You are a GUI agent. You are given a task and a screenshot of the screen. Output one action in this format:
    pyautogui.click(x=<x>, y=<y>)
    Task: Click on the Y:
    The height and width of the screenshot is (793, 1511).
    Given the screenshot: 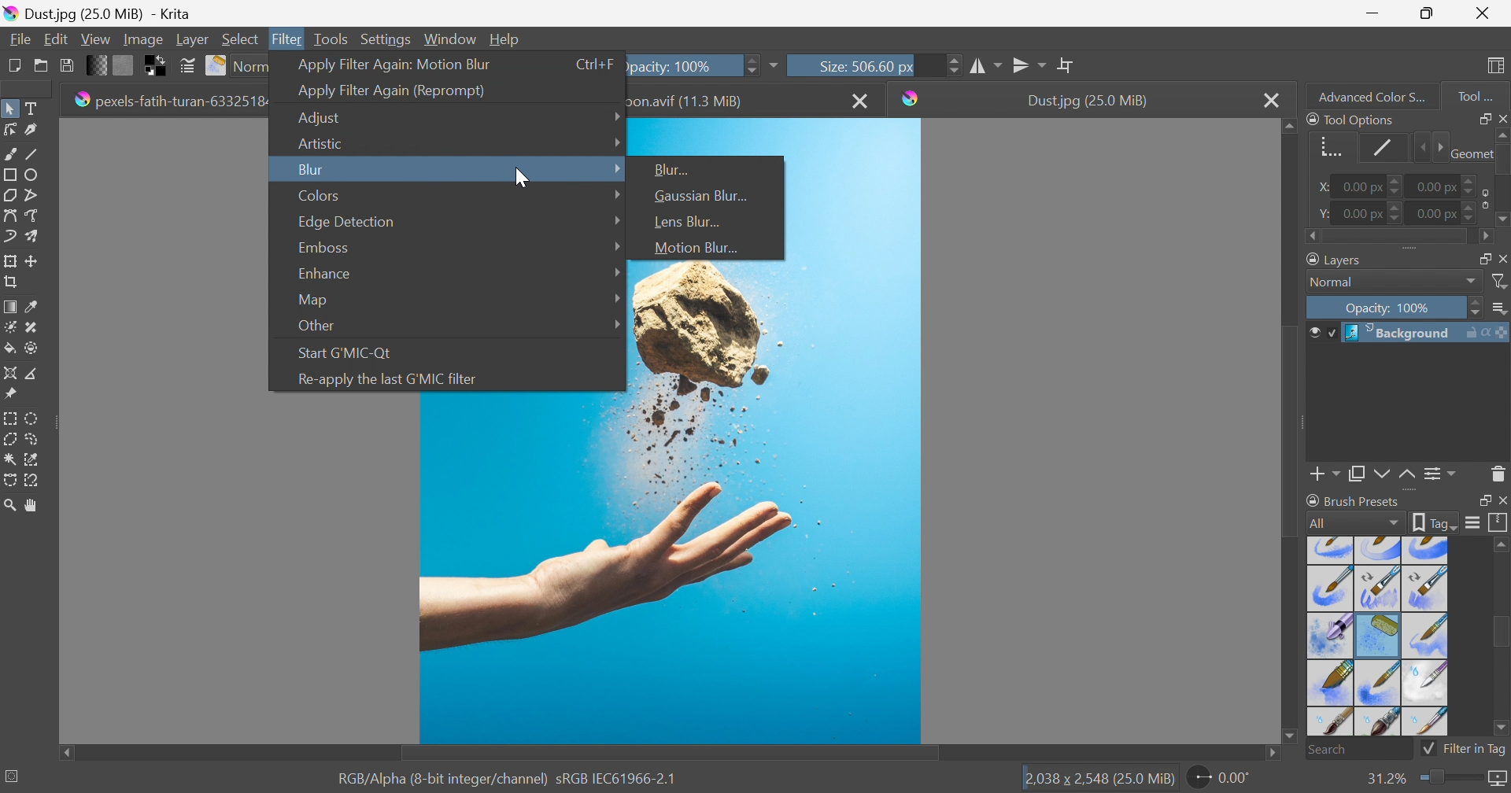 What is the action you would take?
    pyautogui.click(x=1321, y=213)
    